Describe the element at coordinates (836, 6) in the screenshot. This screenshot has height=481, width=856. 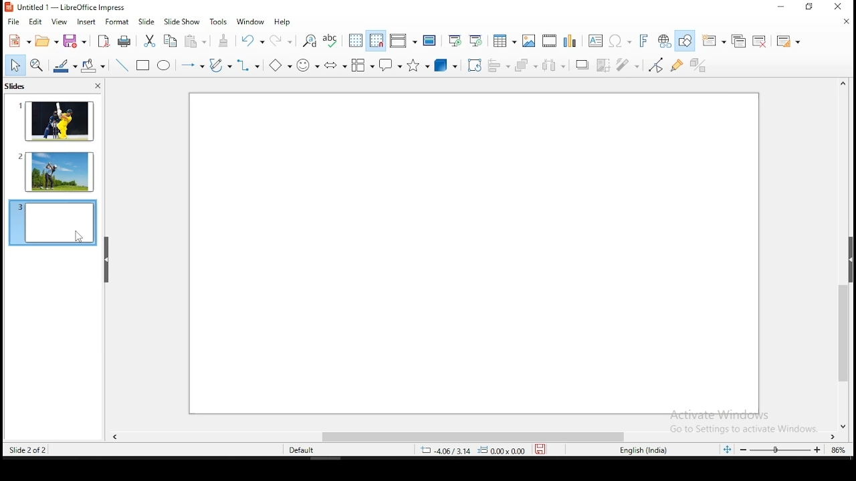
I see `close window` at that location.